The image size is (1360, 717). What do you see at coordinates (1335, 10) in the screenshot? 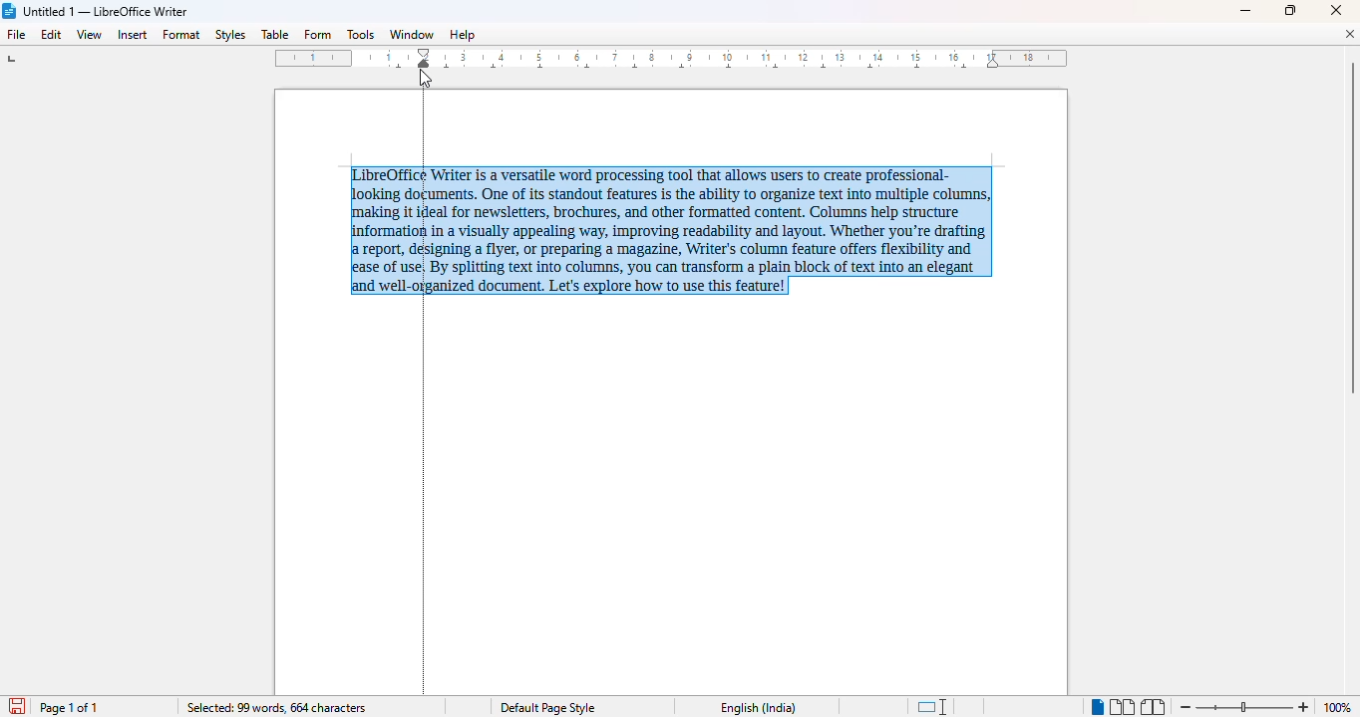
I see `close` at bounding box center [1335, 10].